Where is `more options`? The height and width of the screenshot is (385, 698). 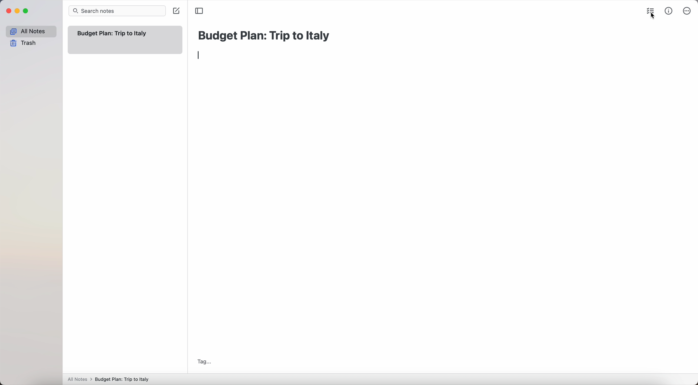 more options is located at coordinates (687, 11).